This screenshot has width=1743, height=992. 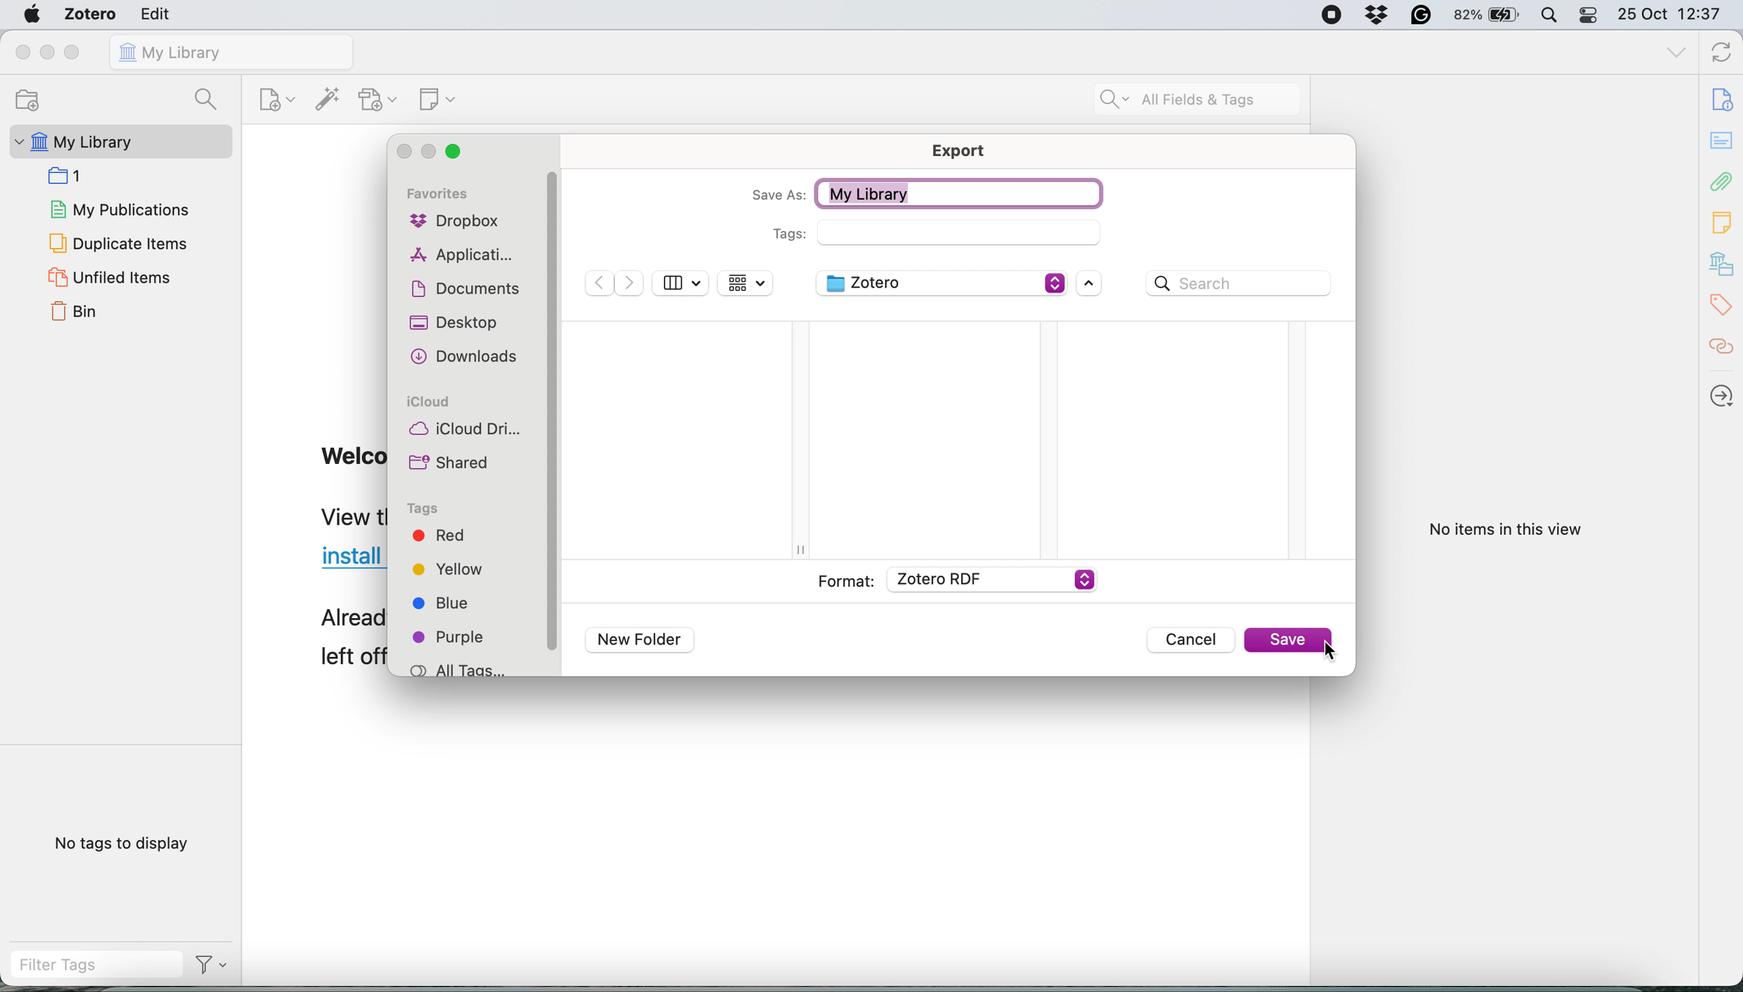 I want to click on Cancel, so click(x=1191, y=638).